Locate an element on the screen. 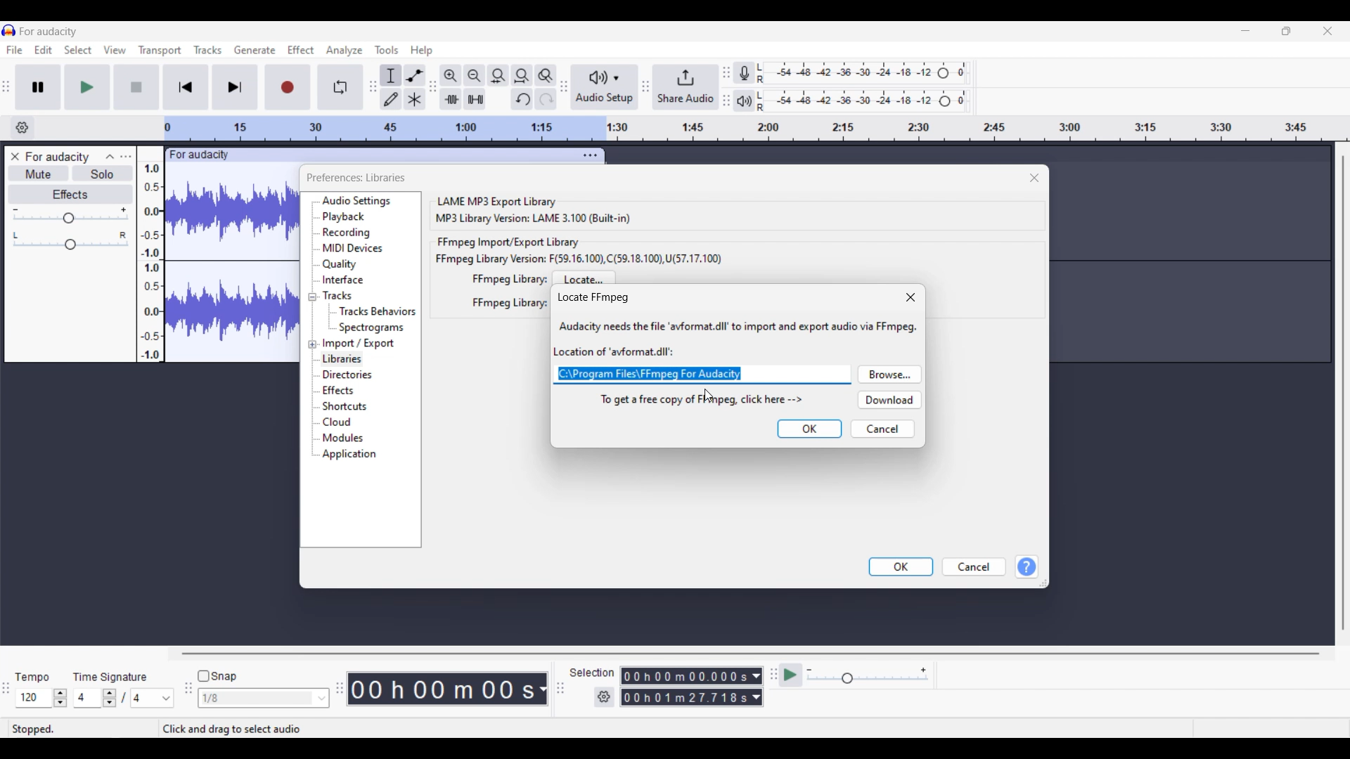 The height and width of the screenshot is (759, 1350). Selection duration is located at coordinates (685, 687).